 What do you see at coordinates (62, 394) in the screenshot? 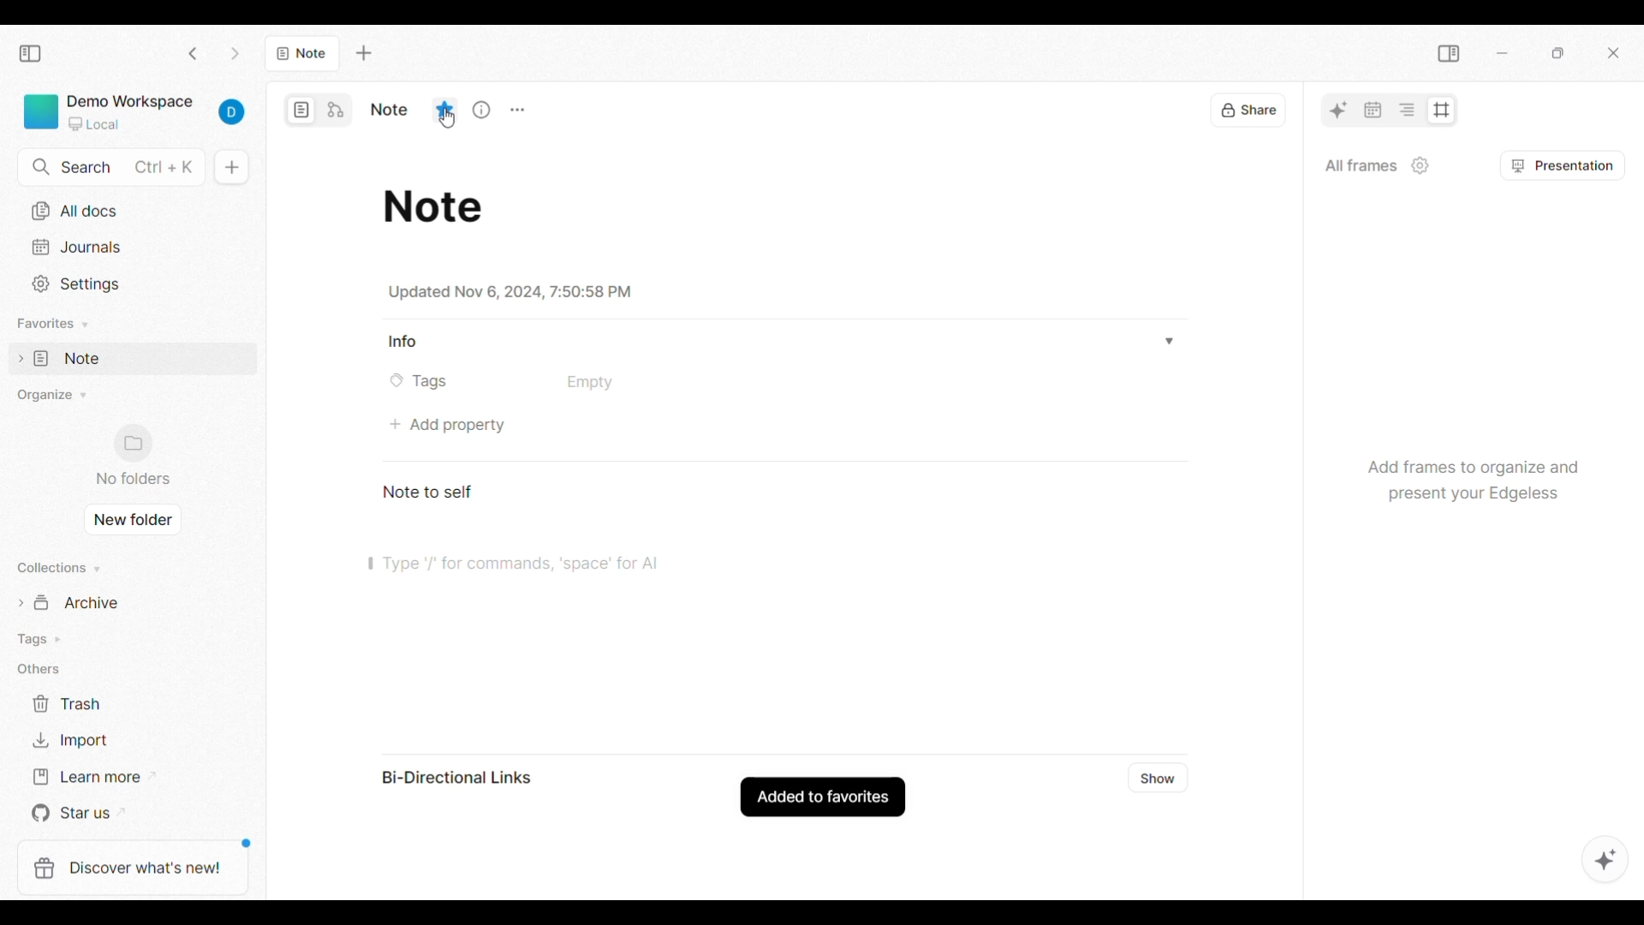
I see `Organize` at bounding box center [62, 394].